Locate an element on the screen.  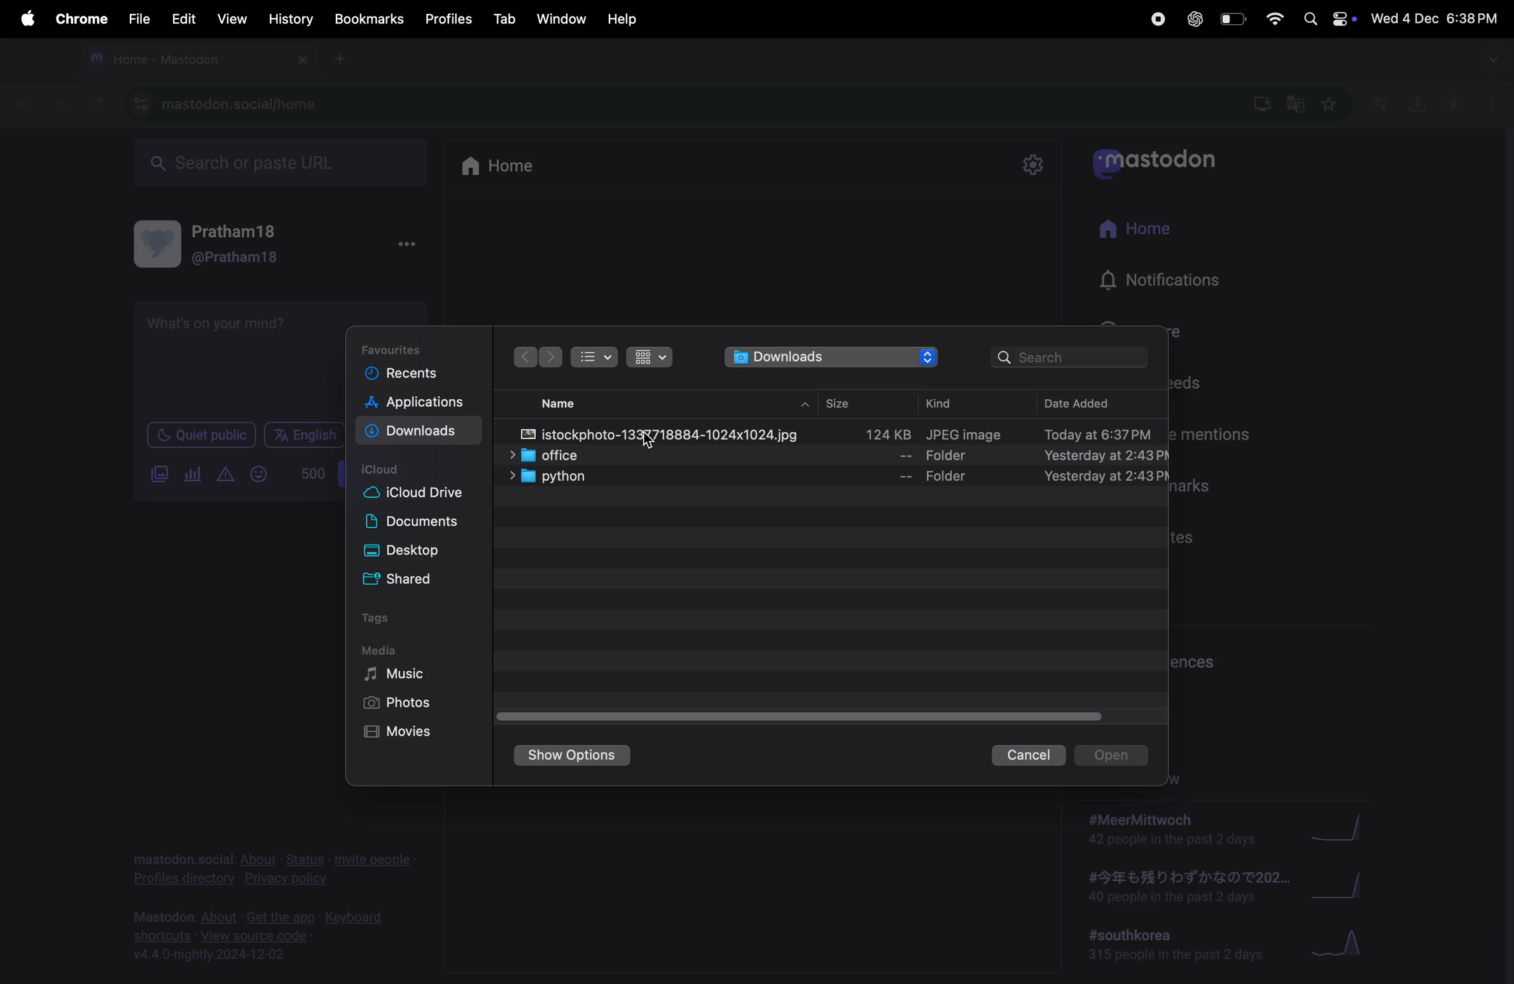
home is located at coordinates (510, 168).